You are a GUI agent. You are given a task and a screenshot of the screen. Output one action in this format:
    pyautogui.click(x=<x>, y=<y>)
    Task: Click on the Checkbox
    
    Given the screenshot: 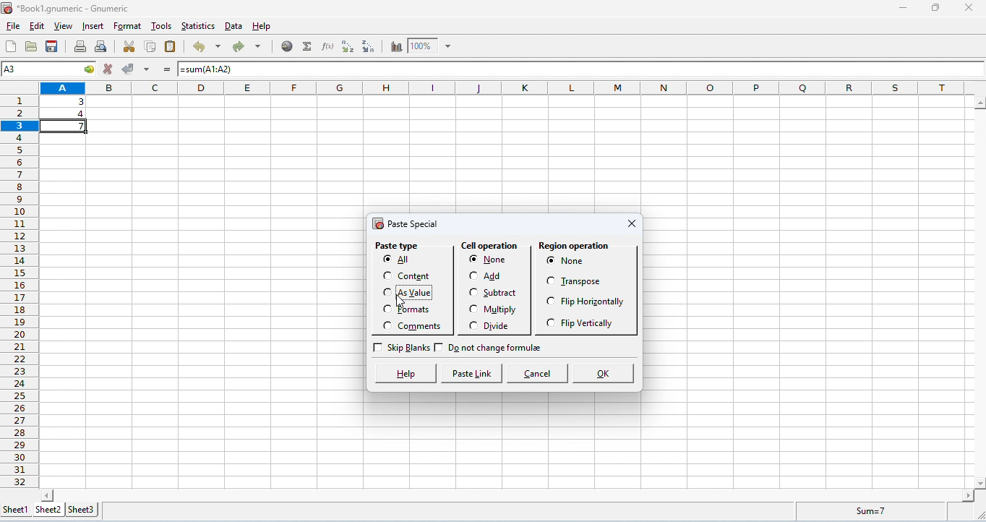 What is the action you would take?
    pyautogui.click(x=547, y=323)
    